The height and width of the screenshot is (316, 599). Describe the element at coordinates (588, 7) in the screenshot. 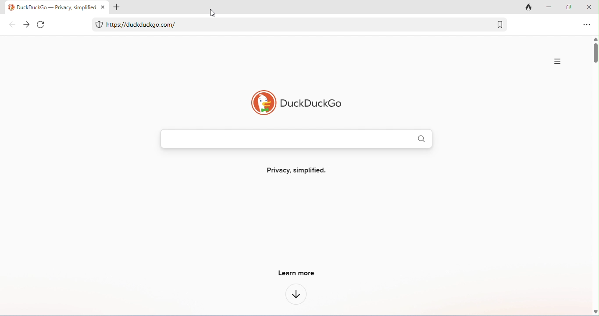

I see `close` at that location.